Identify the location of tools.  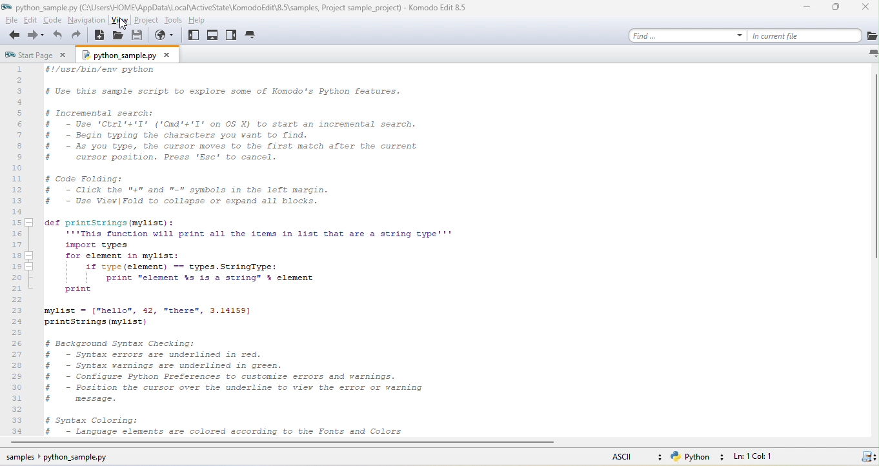
(179, 22).